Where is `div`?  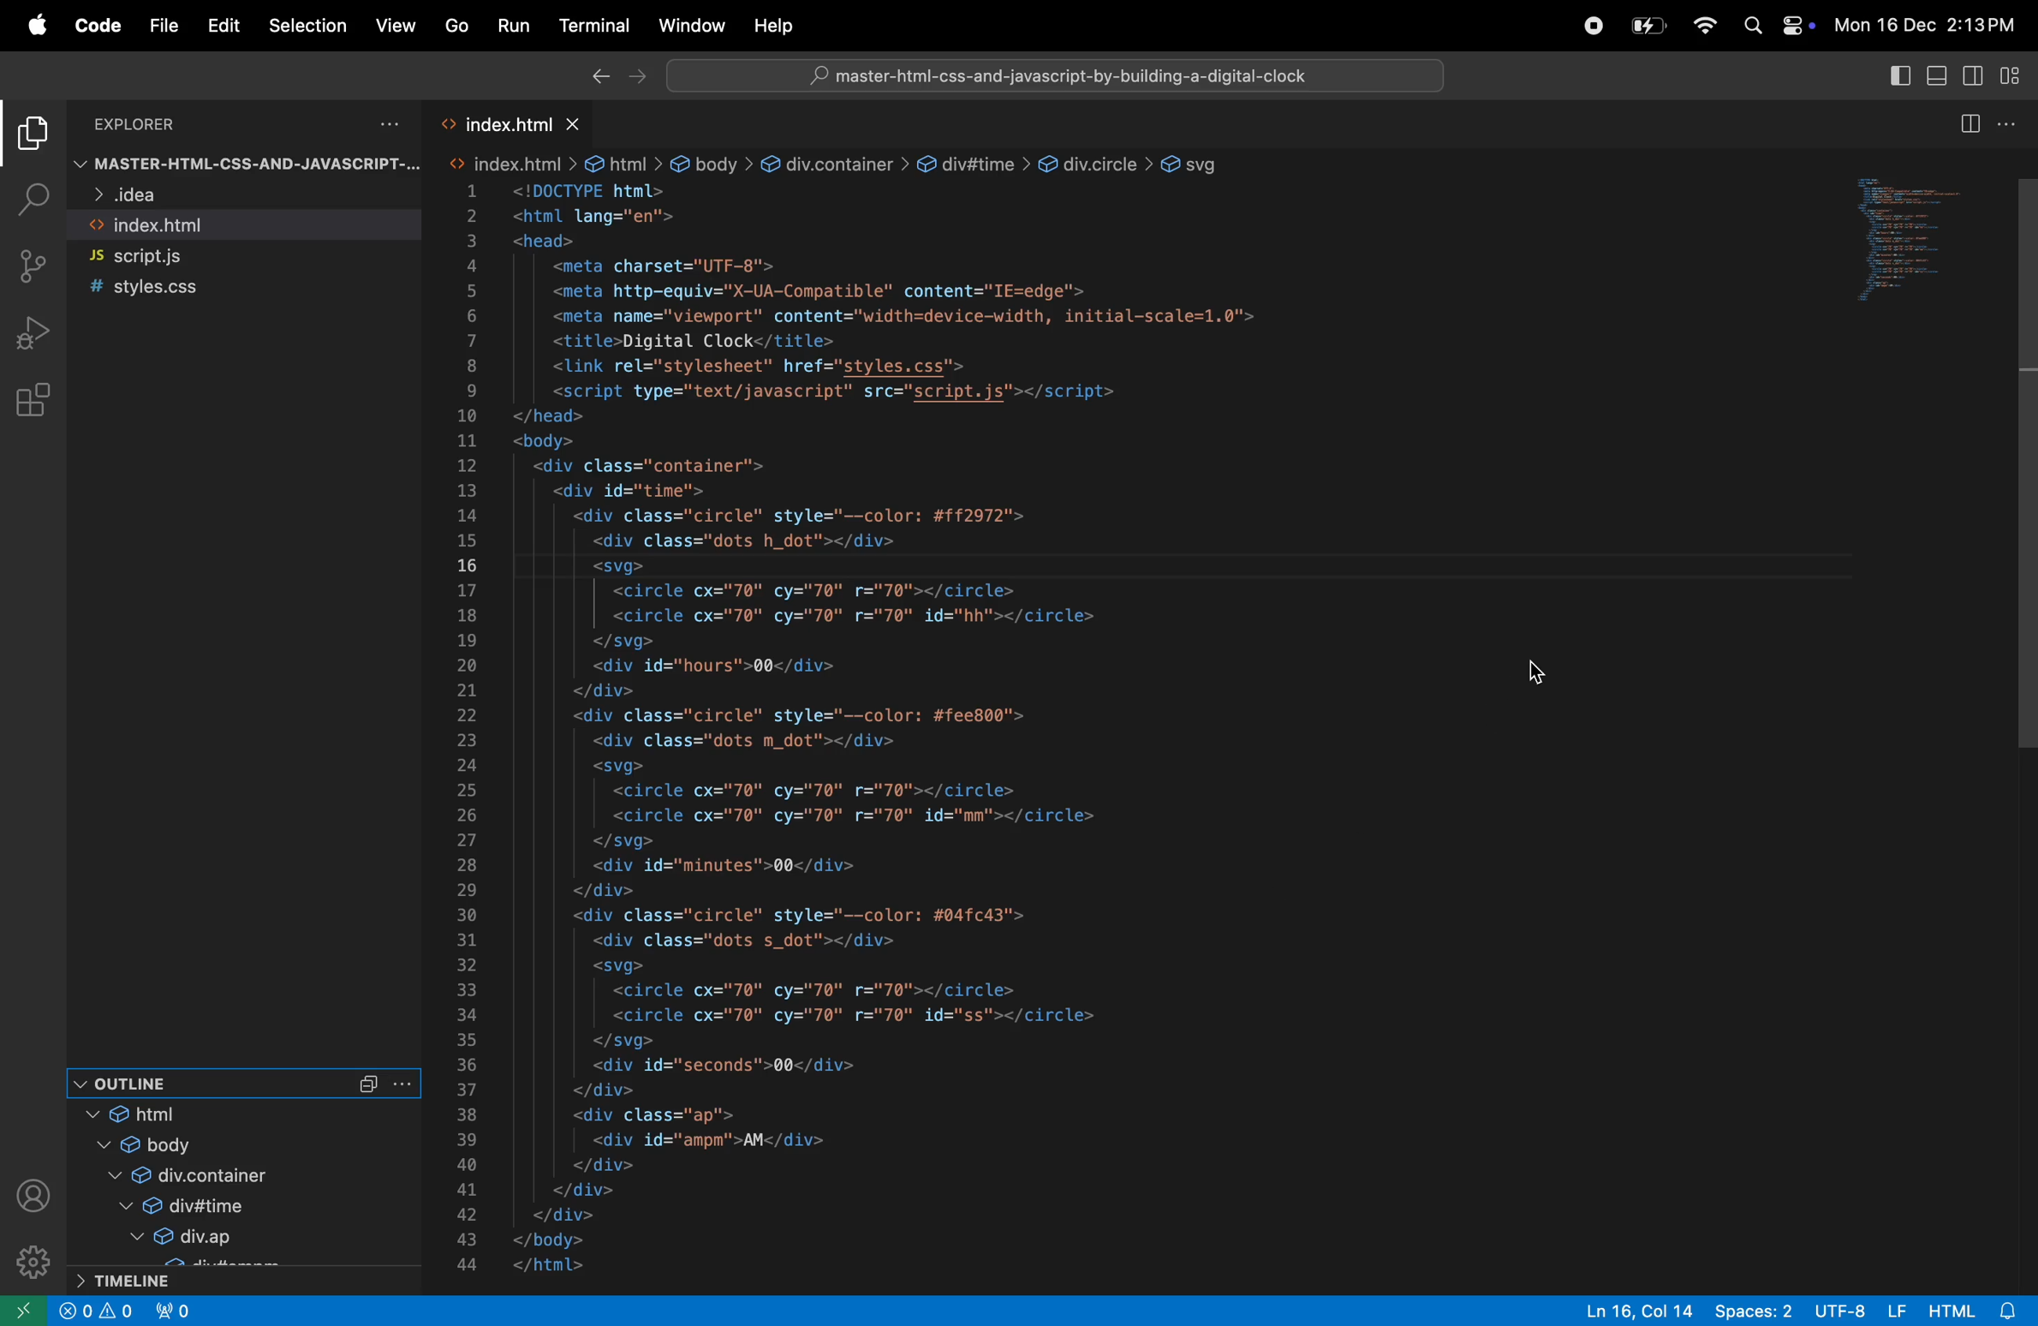
div is located at coordinates (835, 164).